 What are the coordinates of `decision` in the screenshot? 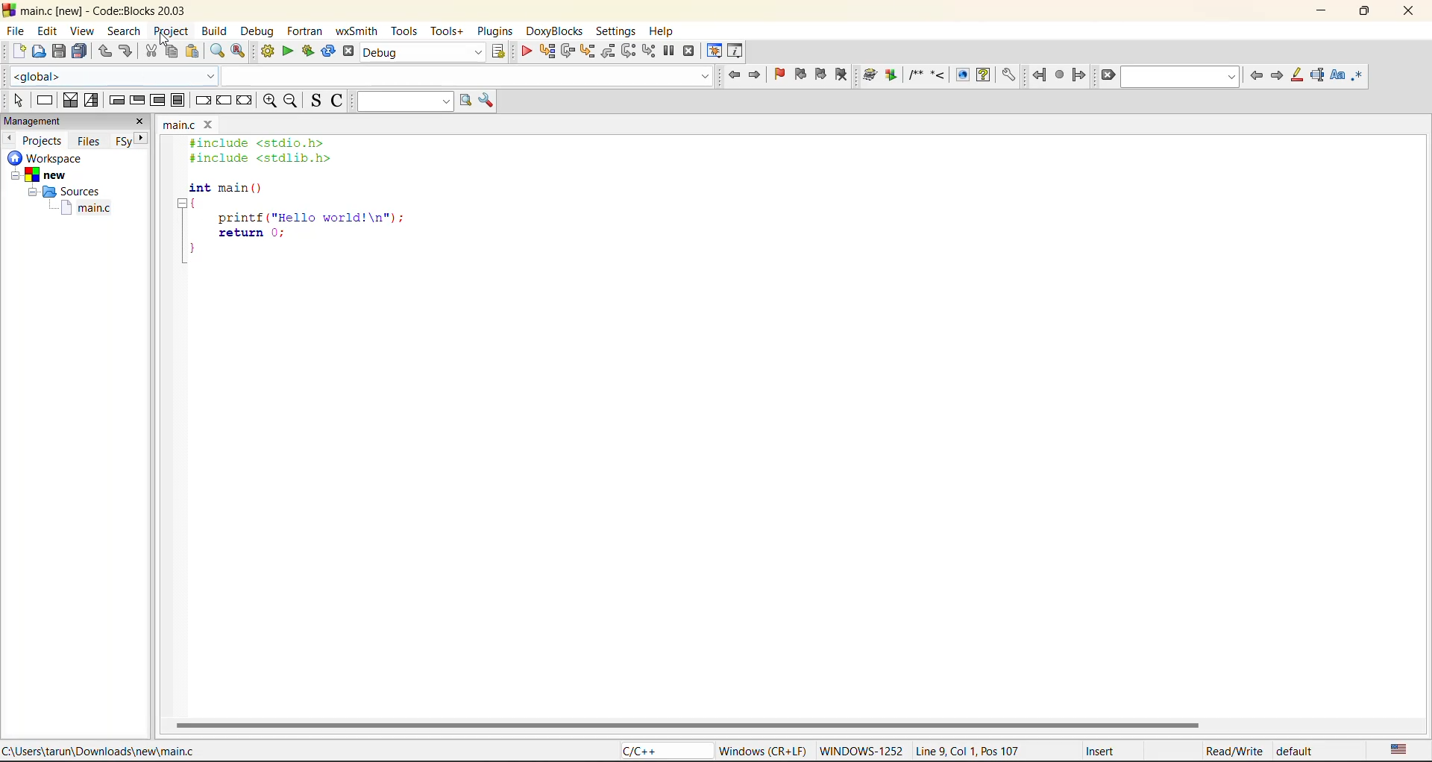 It's located at (71, 101).